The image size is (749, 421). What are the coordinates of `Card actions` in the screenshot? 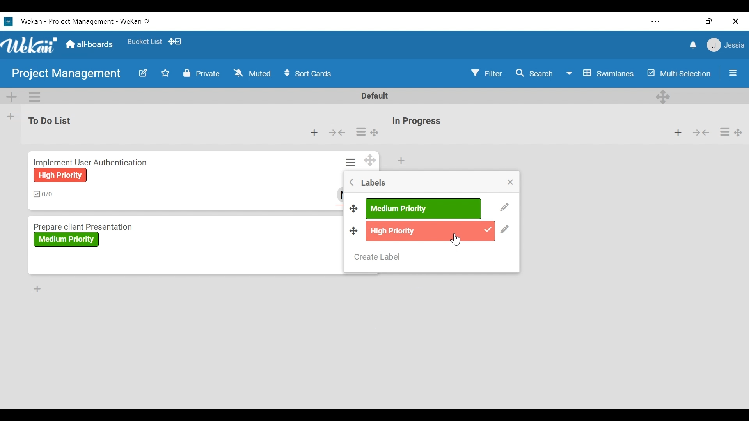 It's located at (352, 162).